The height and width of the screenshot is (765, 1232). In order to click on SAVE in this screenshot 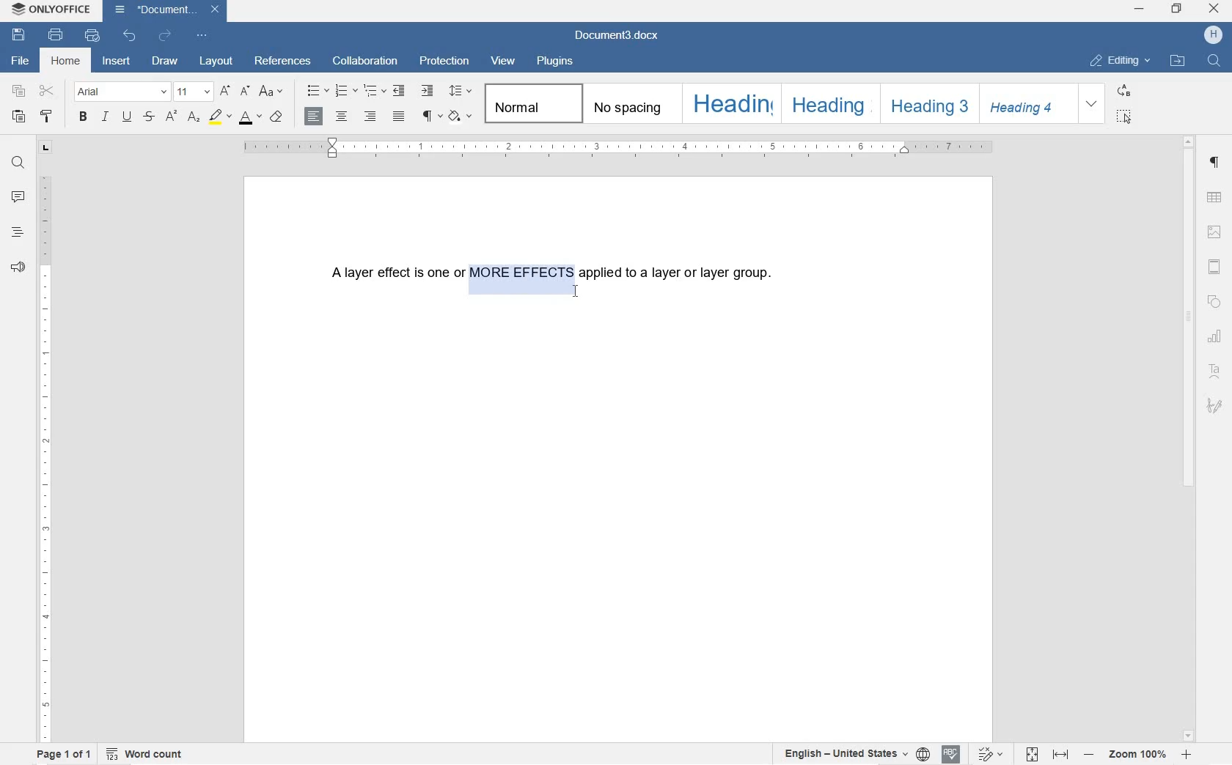, I will do `click(21, 36)`.